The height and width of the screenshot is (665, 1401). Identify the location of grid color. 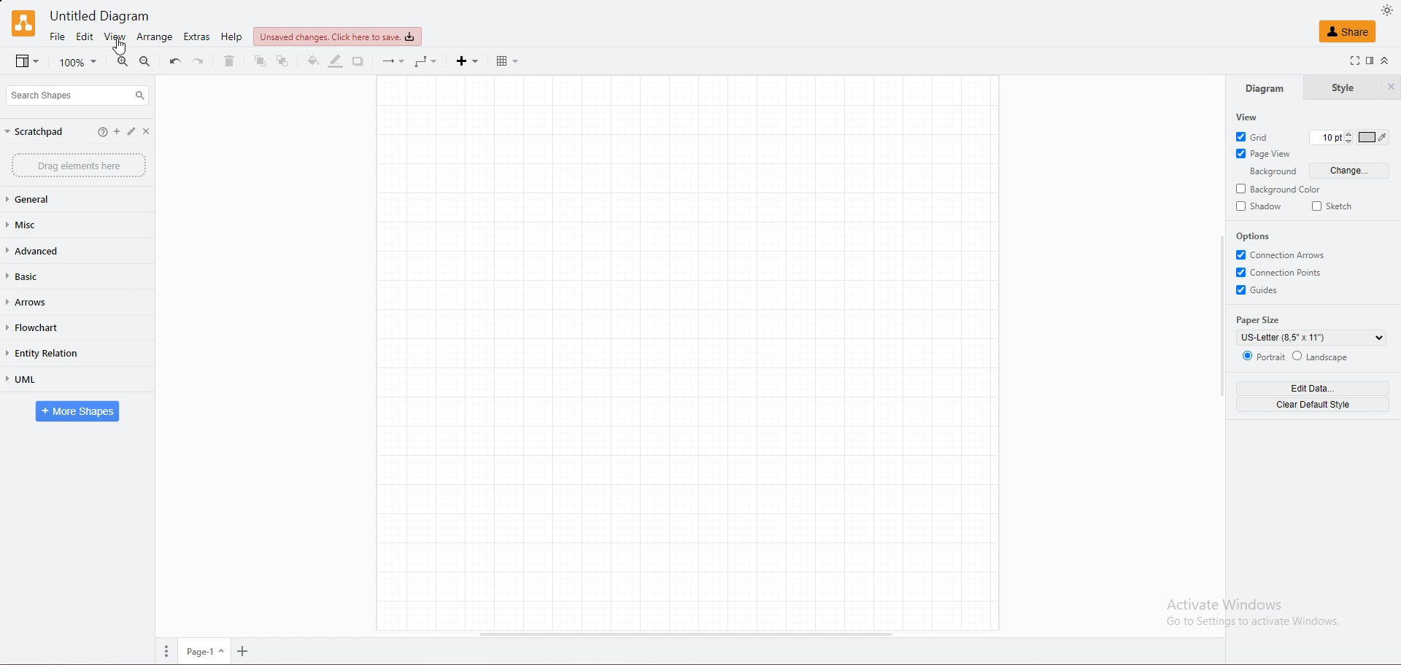
(1374, 137).